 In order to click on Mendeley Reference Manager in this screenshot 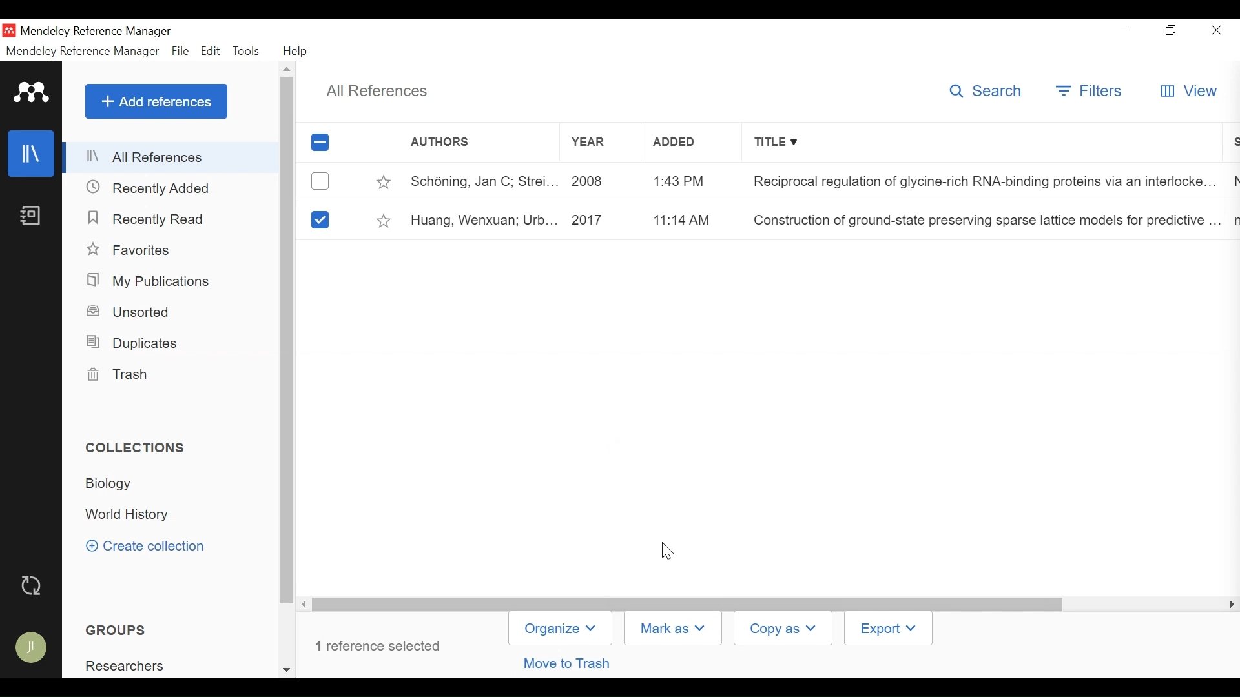, I will do `click(98, 32)`.